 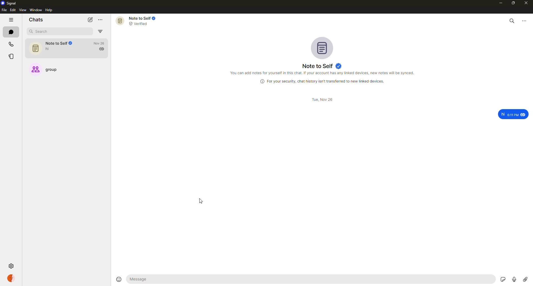 I want to click on edit, so click(x=12, y=10).